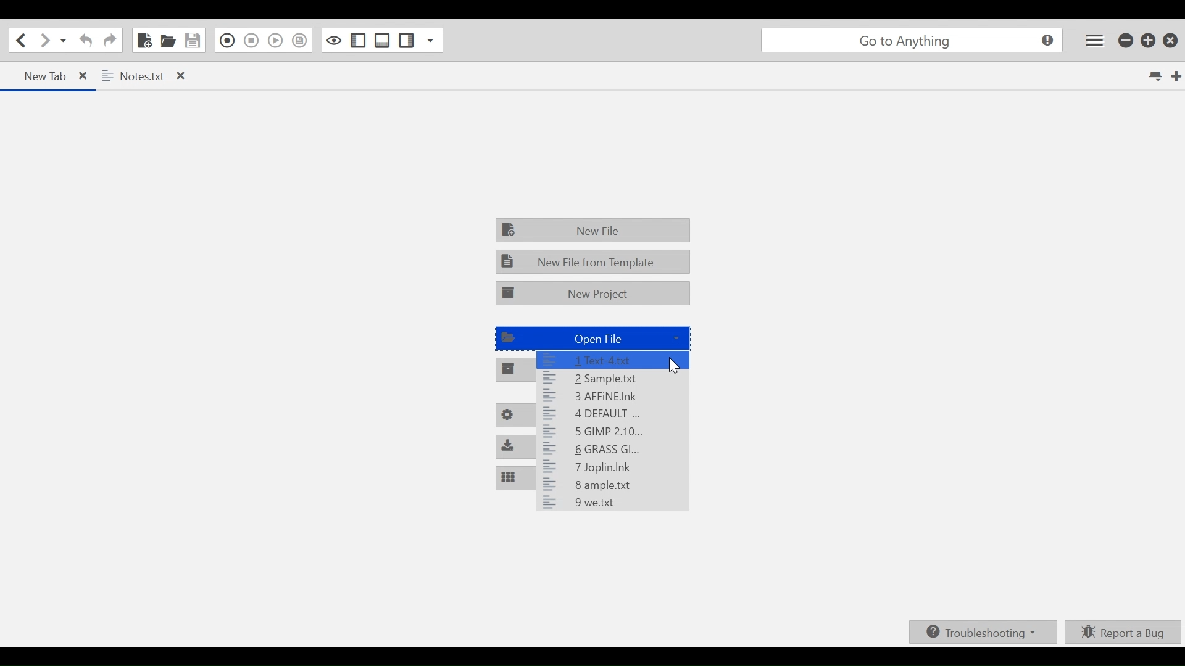 The image size is (1185, 666). What do you see at coordinates (594, 293) in the screenshot?
I see `New Project` at bounding box center [594, 293].